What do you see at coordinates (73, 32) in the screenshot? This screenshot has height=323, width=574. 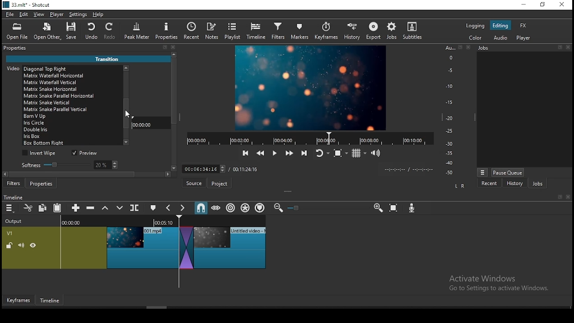 I see `save` at bounding box center [73, 32].